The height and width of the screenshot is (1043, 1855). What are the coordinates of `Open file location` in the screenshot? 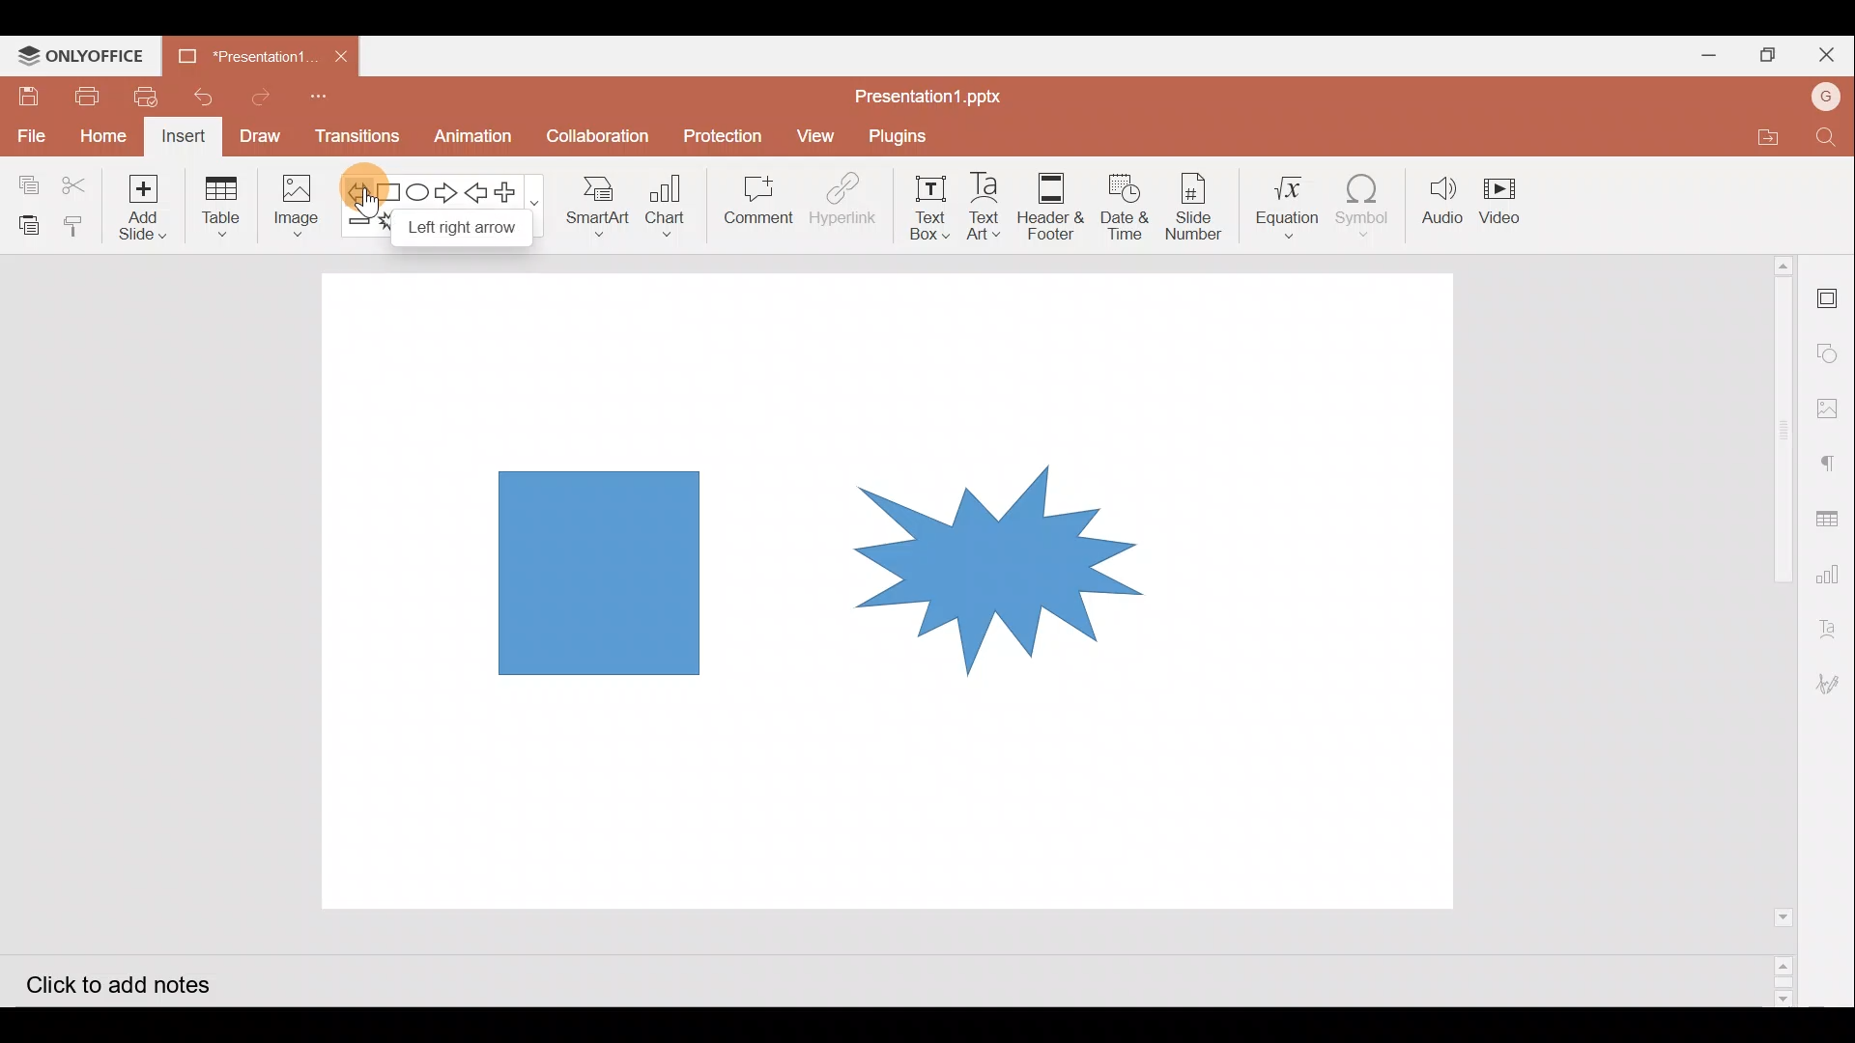 It's located at (1762, 133).